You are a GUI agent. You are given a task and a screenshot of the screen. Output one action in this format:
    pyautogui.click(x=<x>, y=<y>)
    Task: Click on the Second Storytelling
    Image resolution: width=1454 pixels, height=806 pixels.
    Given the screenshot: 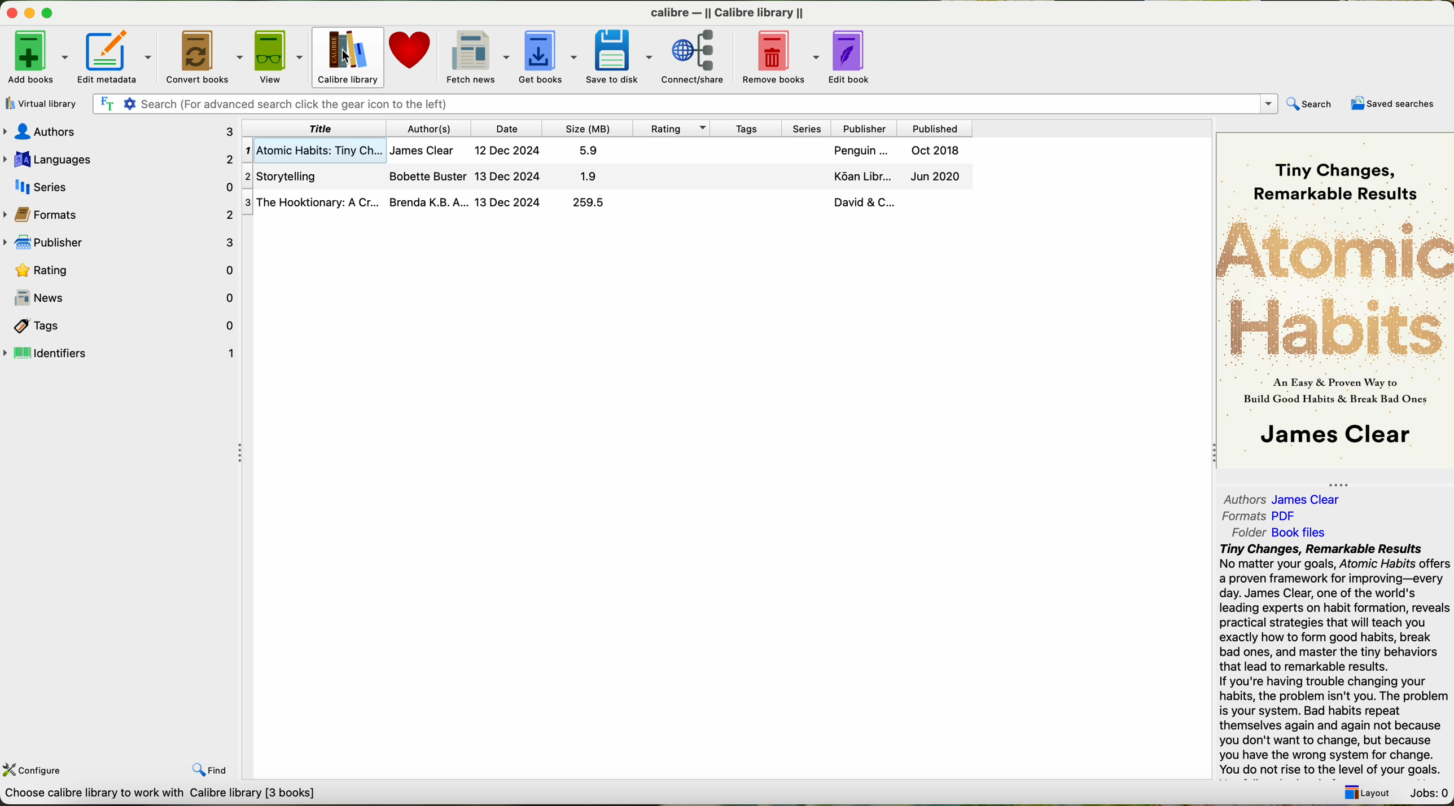 What is the action you would take?
    pyautogui.click(x=609, y=177)
    